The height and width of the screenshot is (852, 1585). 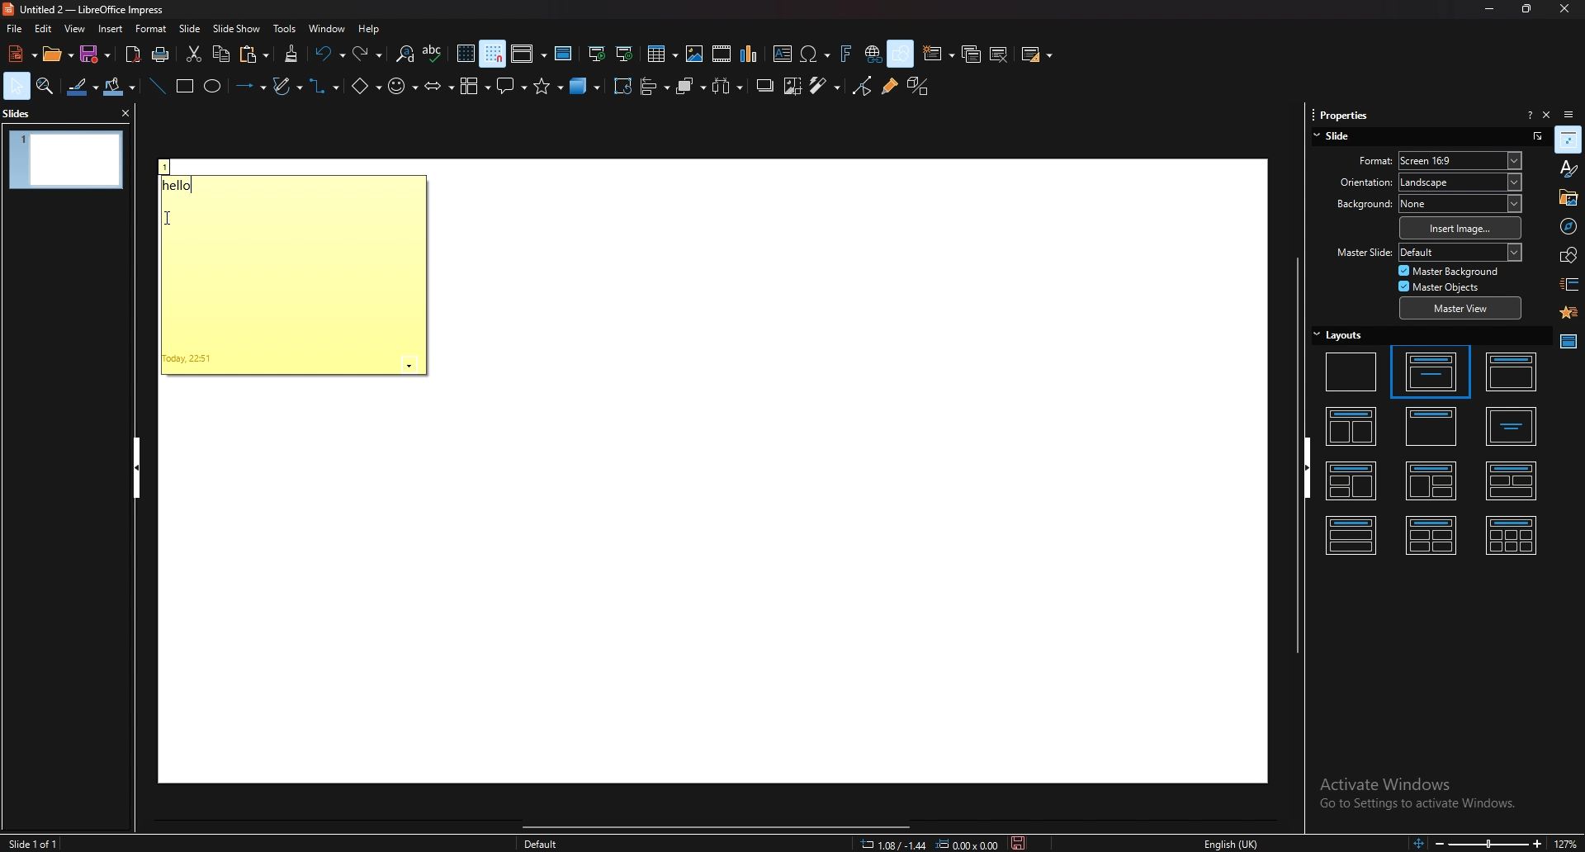 I want to click on master slides, so click(x=1568, y=342).